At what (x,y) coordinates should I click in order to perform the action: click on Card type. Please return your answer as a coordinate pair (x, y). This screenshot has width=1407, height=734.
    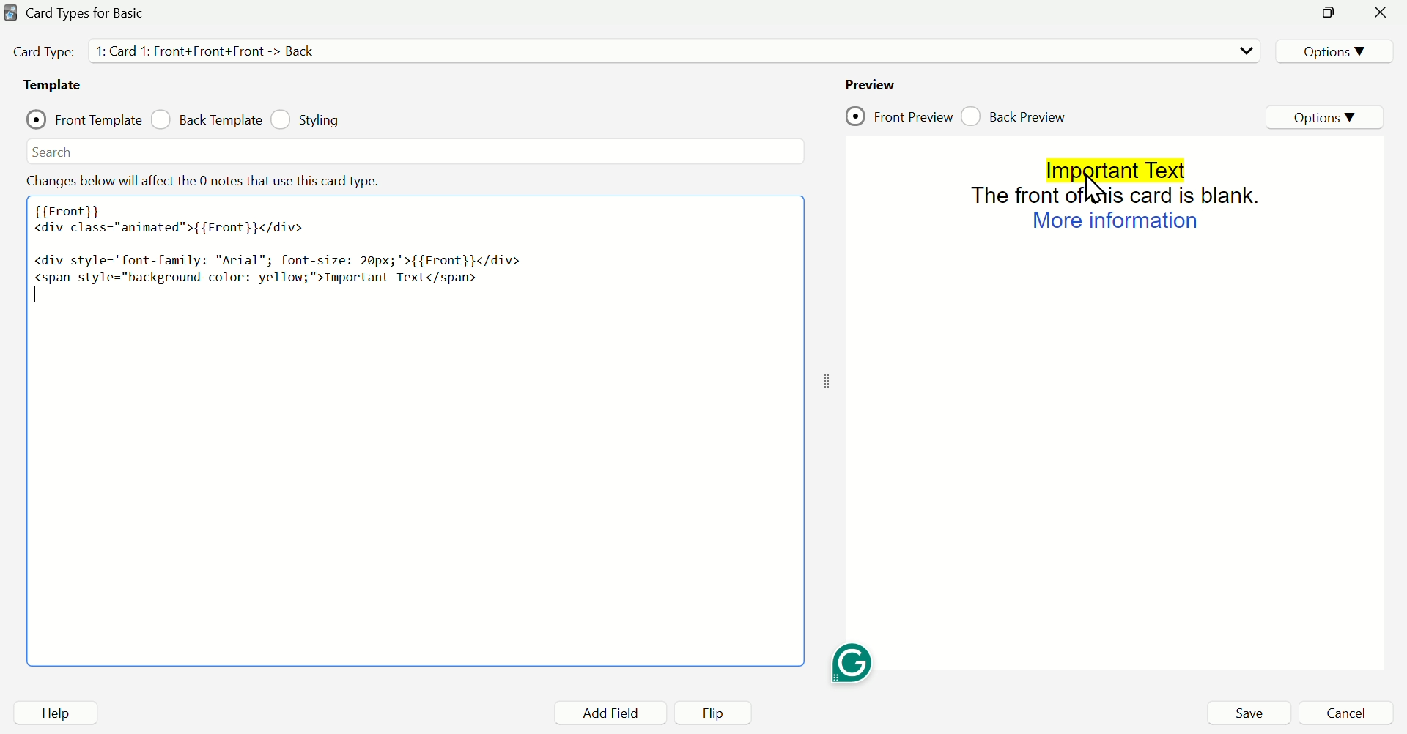
    Looking at the image, I should click on (672, 51).